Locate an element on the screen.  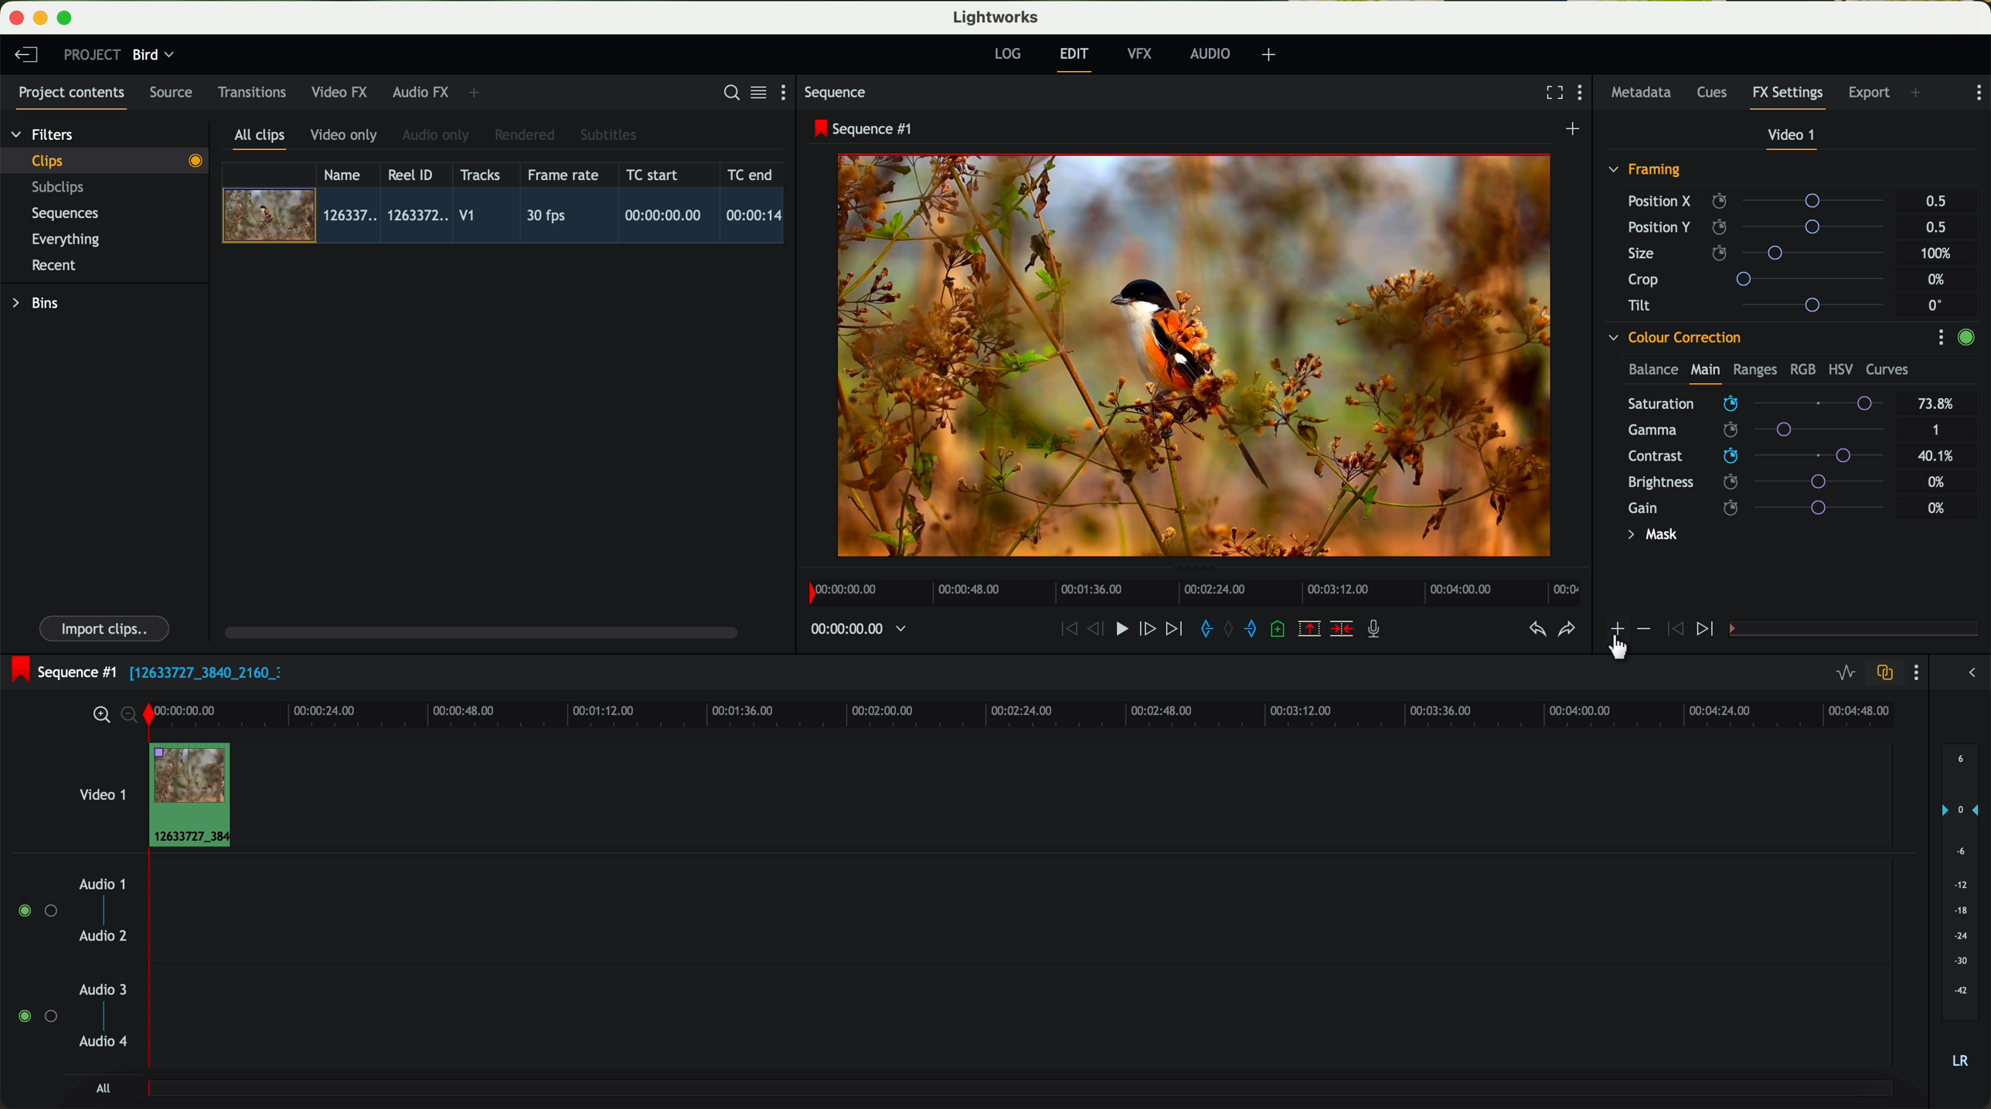
nudge one frame back is located at coordinates (1098, 631).